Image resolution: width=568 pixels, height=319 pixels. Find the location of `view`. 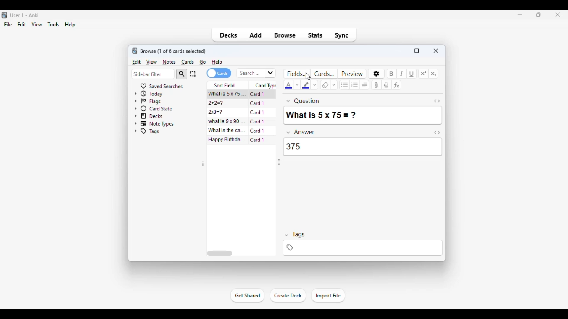

view is located at coordinates (151, 62).